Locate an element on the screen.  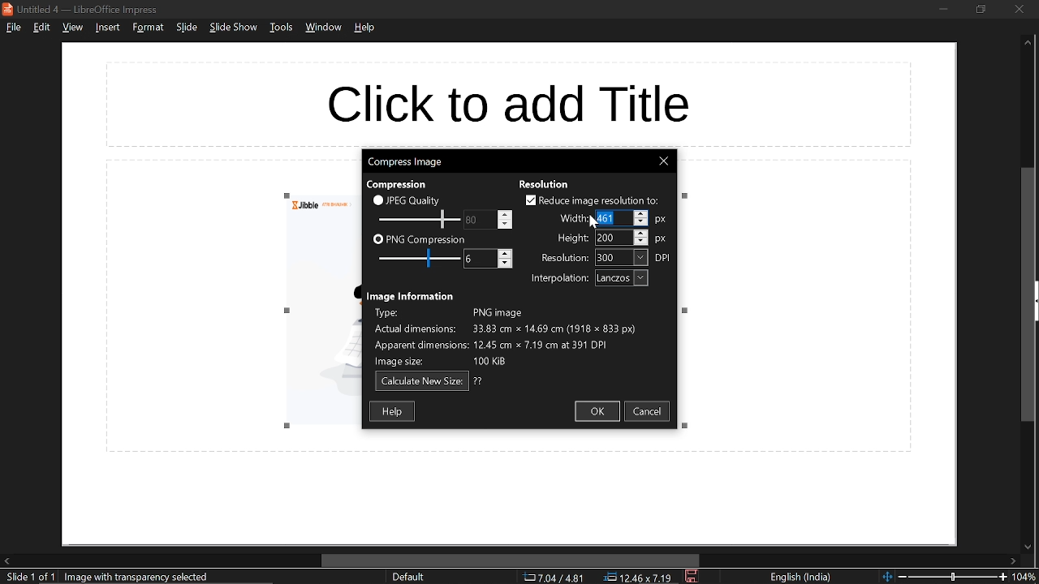
text is located at coordinates (564, 257).